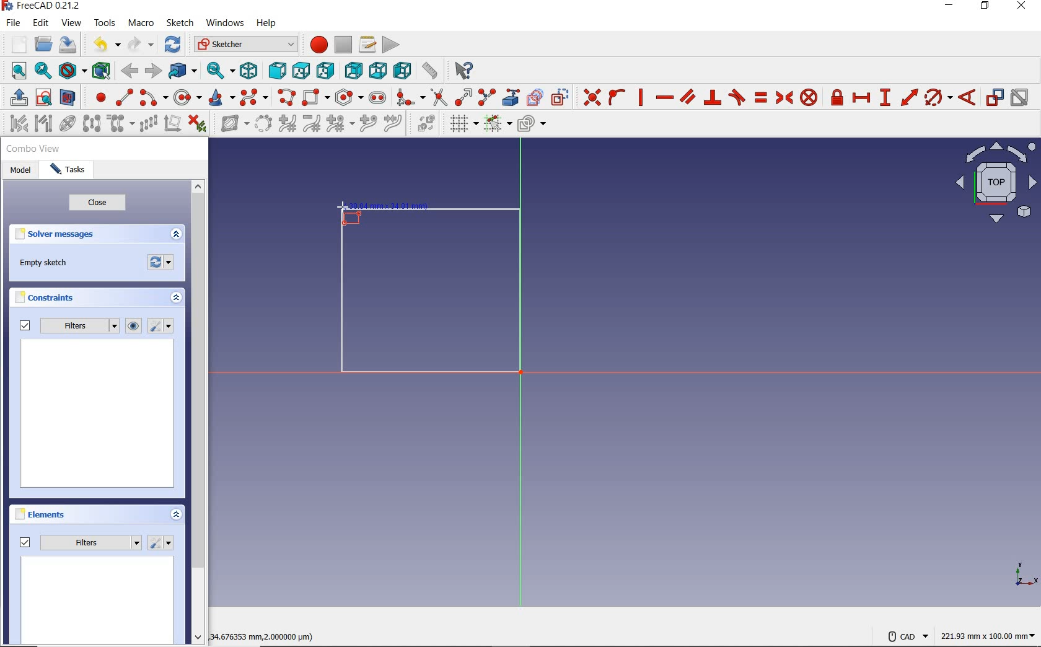  I want to click on symmetry, so click(91, 123).